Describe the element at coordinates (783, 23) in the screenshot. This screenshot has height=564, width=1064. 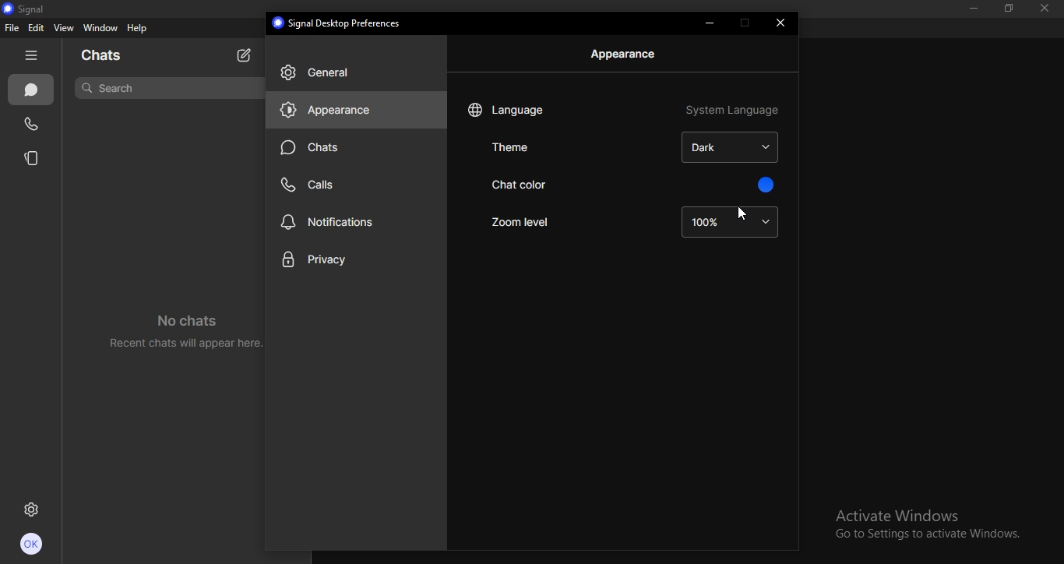
I see `close` at that location.